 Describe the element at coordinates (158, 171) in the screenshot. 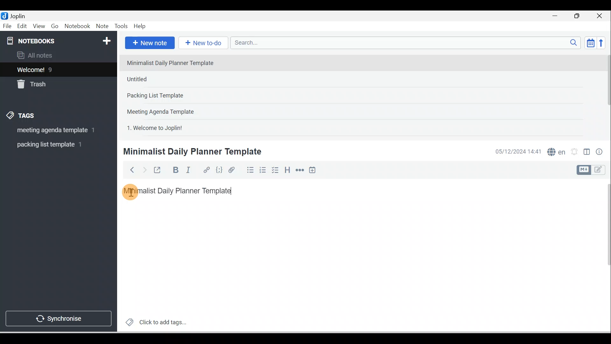

I see `Toggle external editing` at that location.